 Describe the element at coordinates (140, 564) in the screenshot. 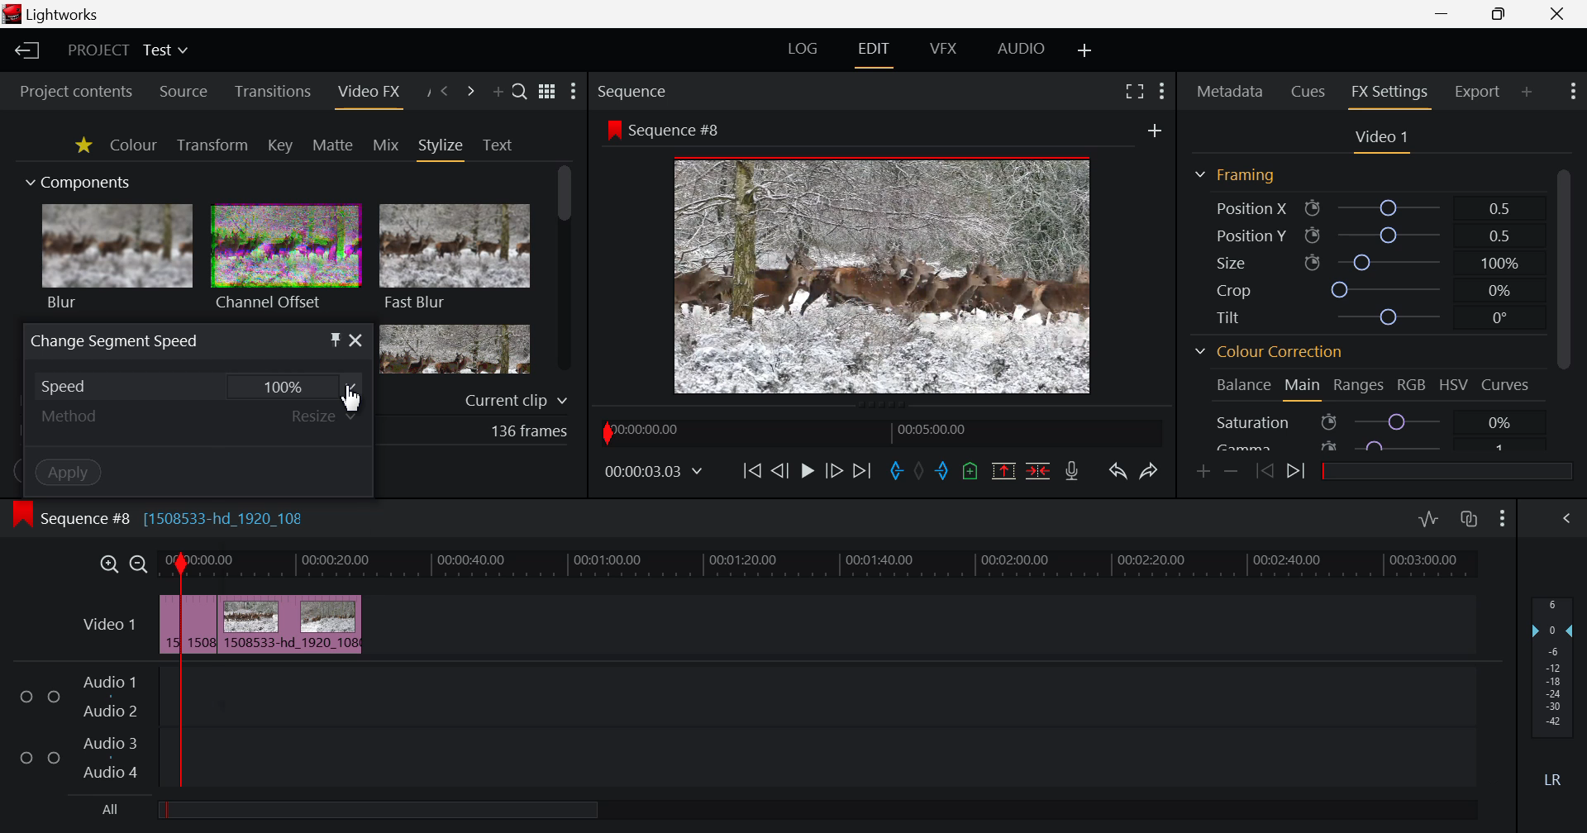

I see `Timeline Zoom Out` at that location.